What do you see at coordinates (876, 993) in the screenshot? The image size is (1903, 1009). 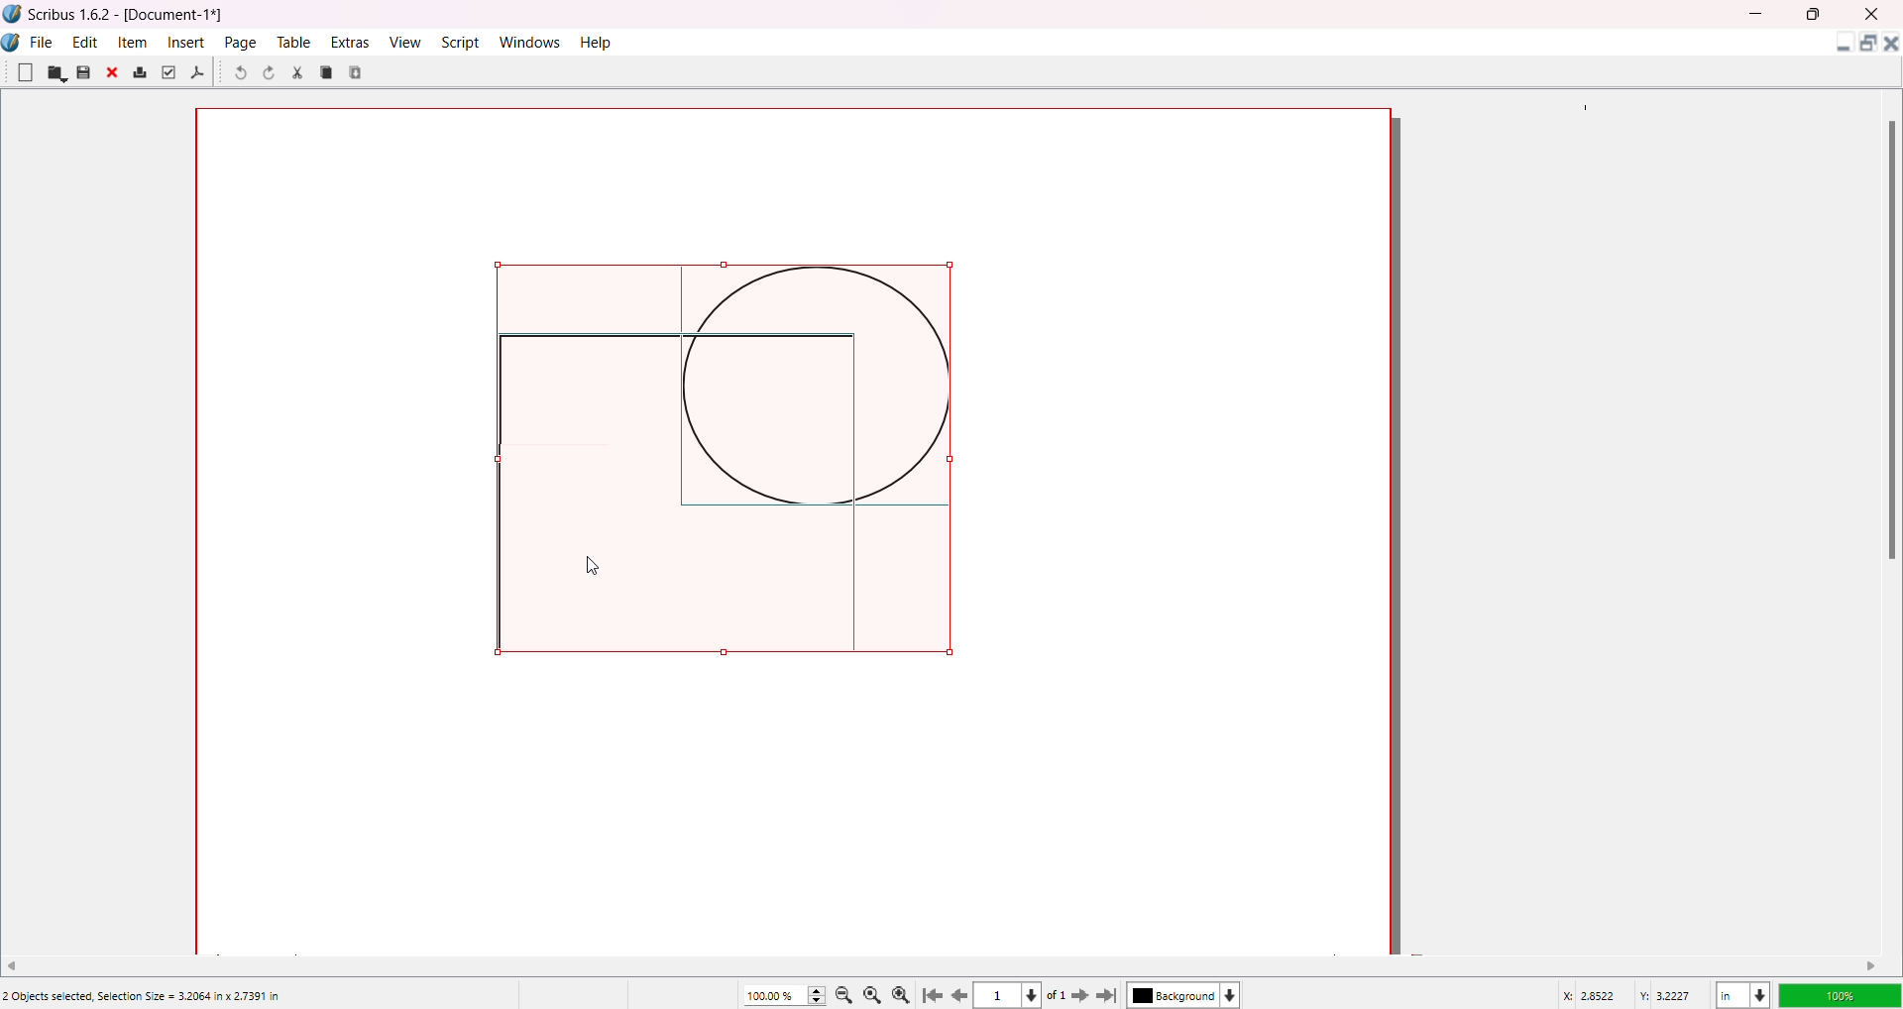 I see `Zoom to 100` at bounding box center [876, 993].